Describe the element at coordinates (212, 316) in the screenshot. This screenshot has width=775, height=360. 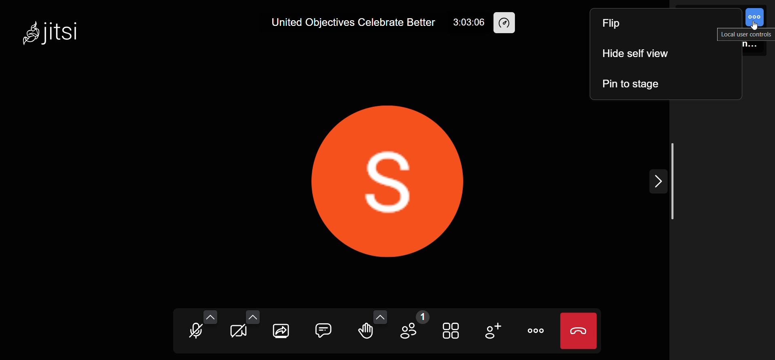
I see `more audio option` at that location.